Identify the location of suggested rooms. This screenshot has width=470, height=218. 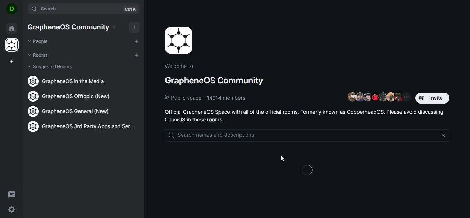
(51, 67).